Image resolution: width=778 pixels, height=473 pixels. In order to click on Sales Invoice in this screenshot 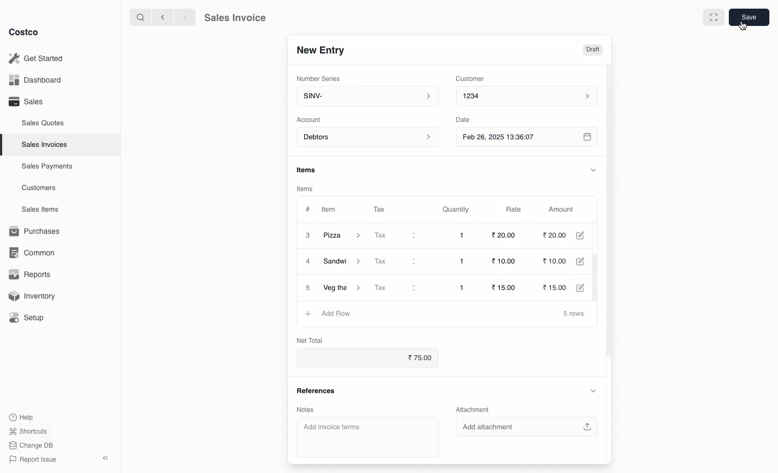, I will do `click(235, 19)`.